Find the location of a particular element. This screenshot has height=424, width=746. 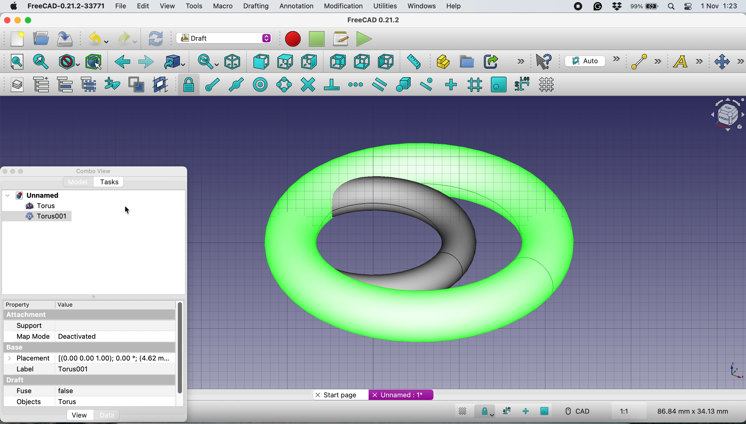

fit all is located at coordinates (15, 63).